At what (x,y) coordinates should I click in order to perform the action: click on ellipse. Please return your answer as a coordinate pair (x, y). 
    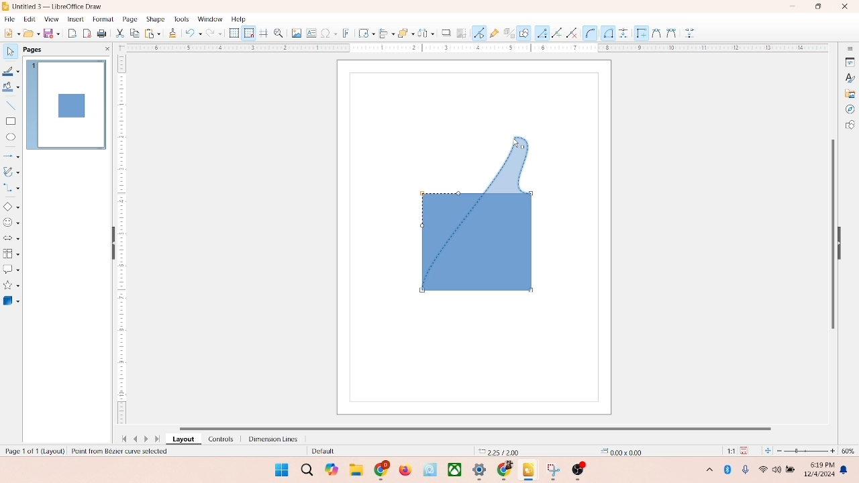
    Looking at the image, I should click on (11, 138).